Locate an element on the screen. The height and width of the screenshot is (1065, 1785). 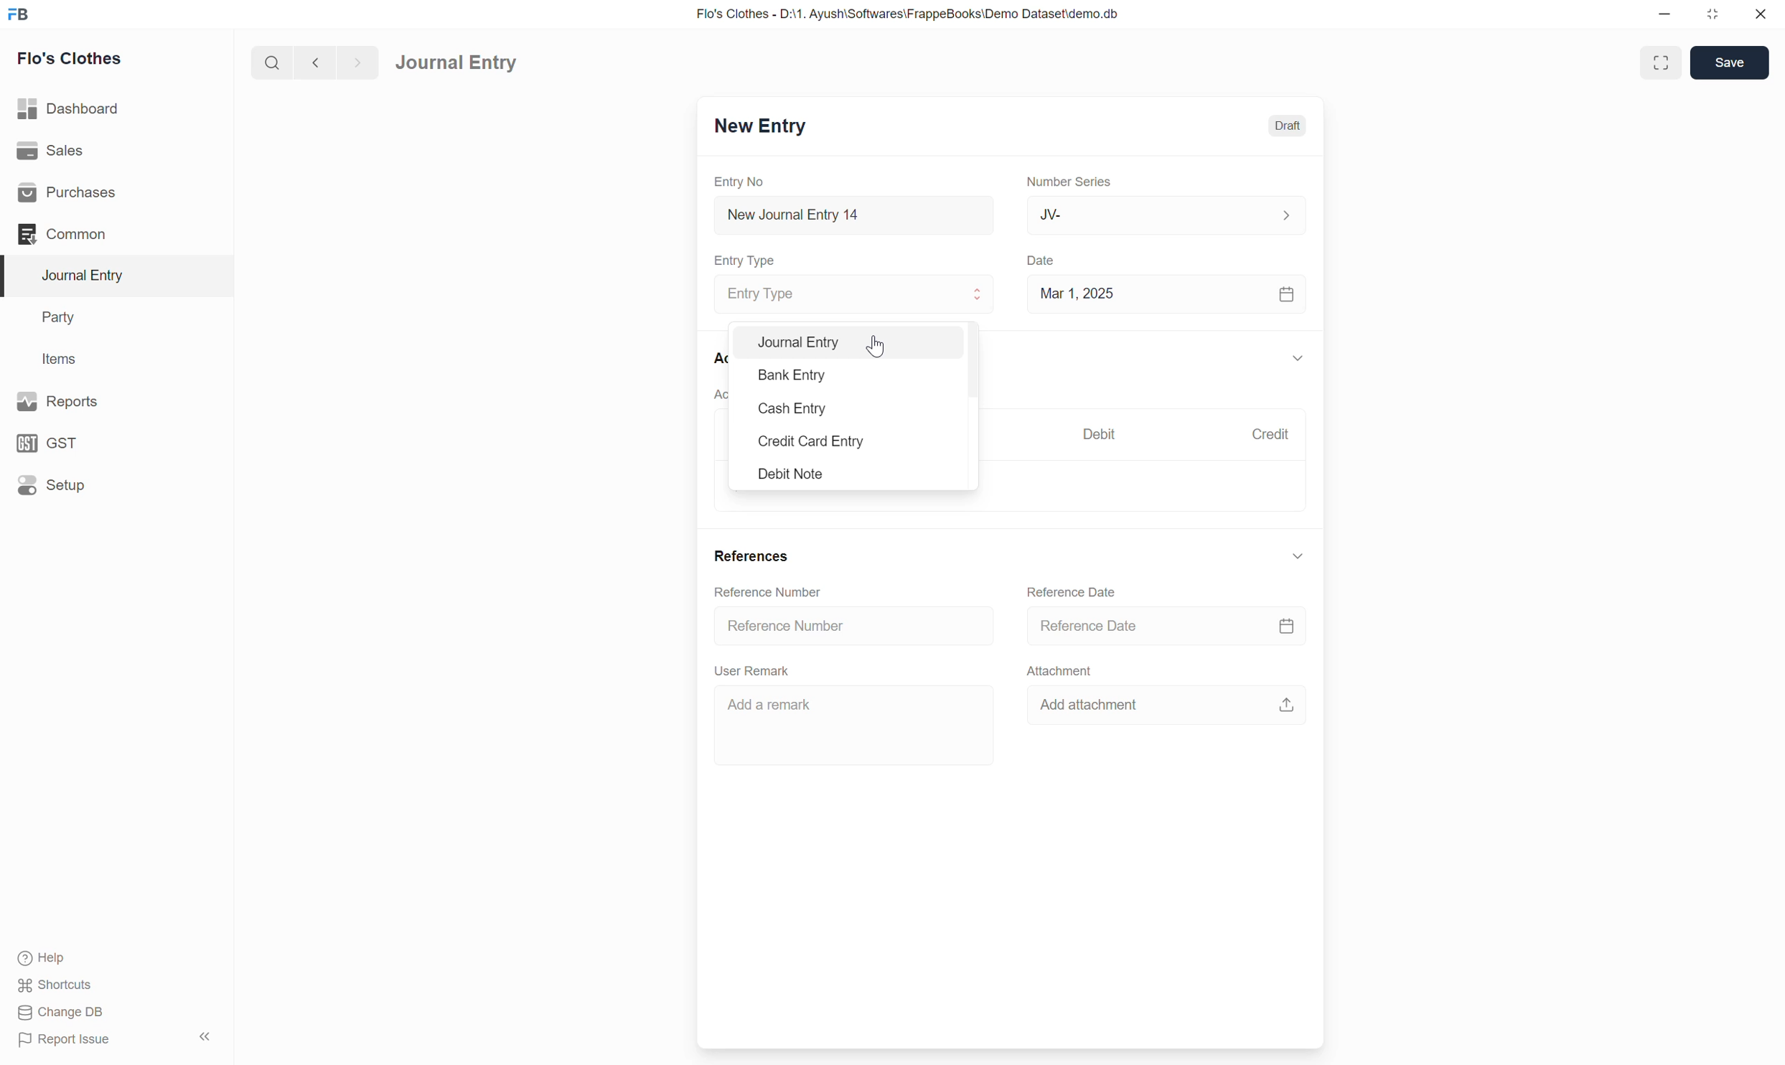
calendar is located at coordinates (1287, 623).